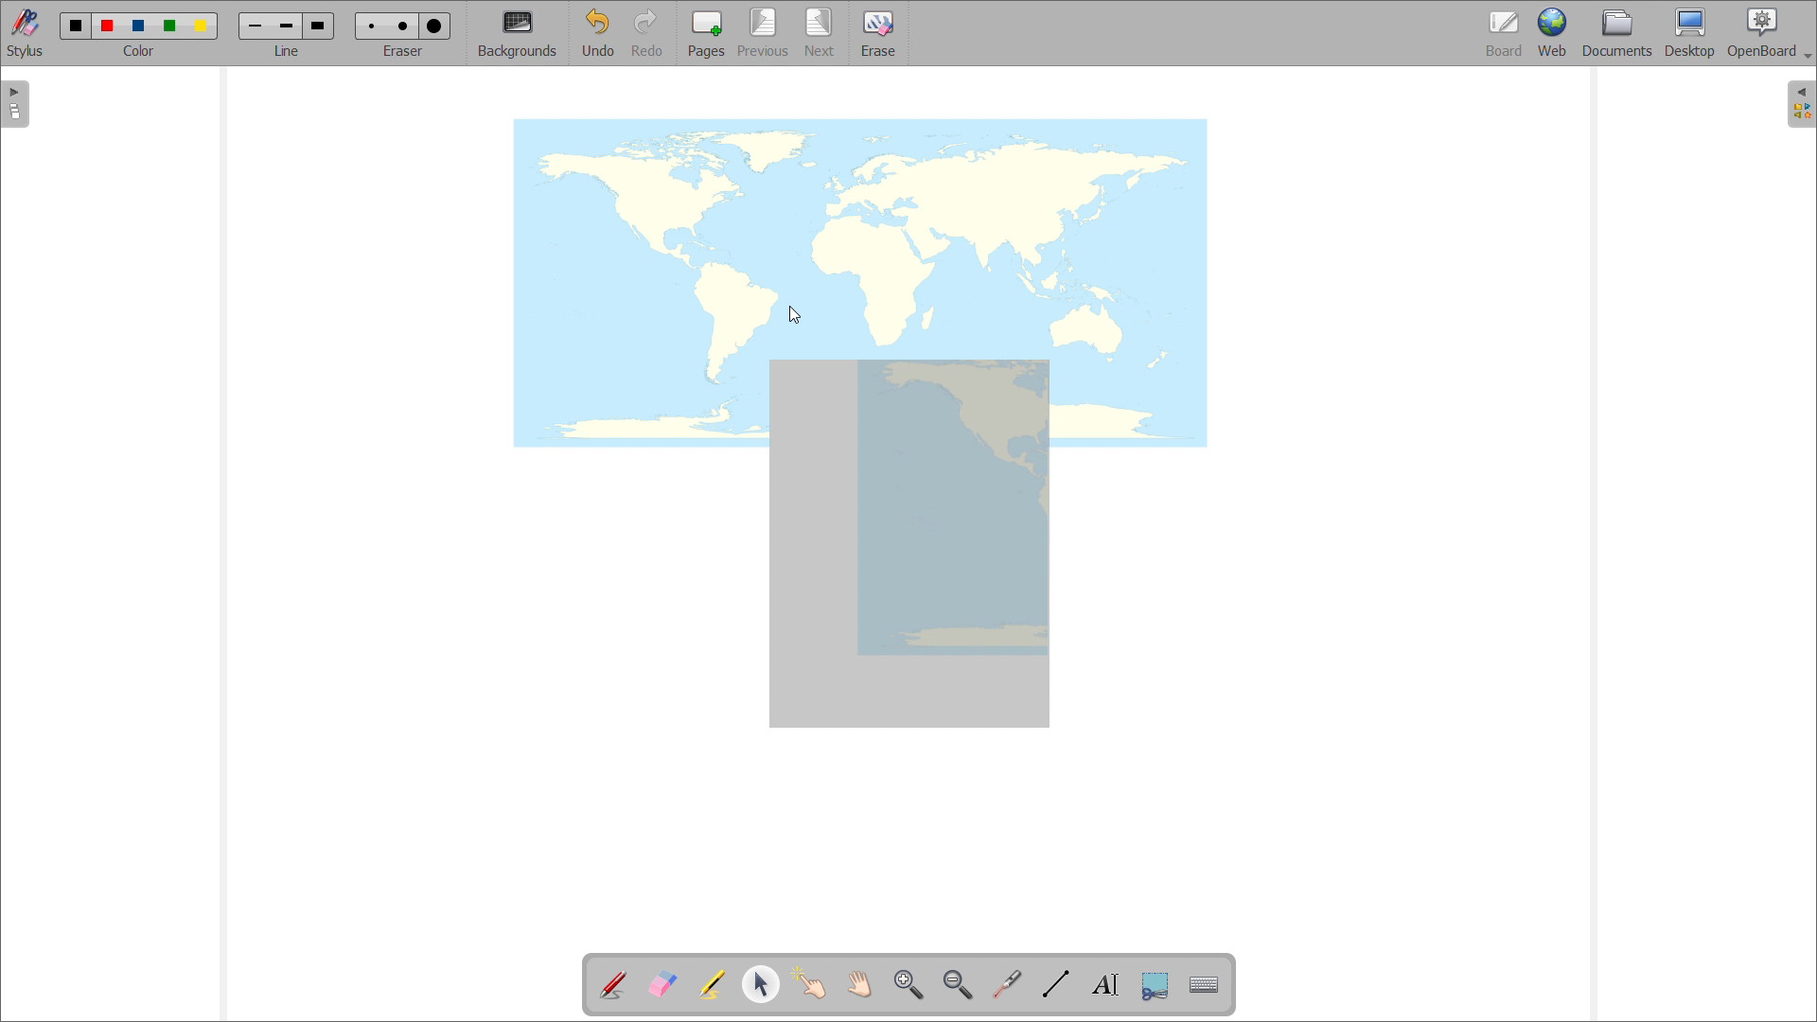  I want to click on next page, so click(820, 32).